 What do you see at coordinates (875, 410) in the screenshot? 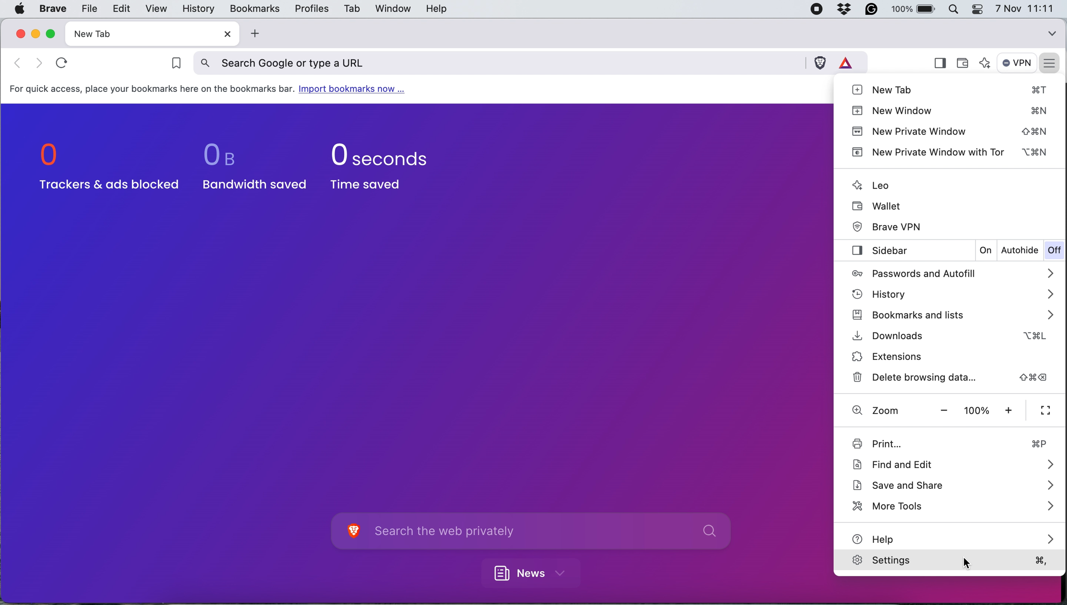
I see `zoom` at bounding box center [875, 410].